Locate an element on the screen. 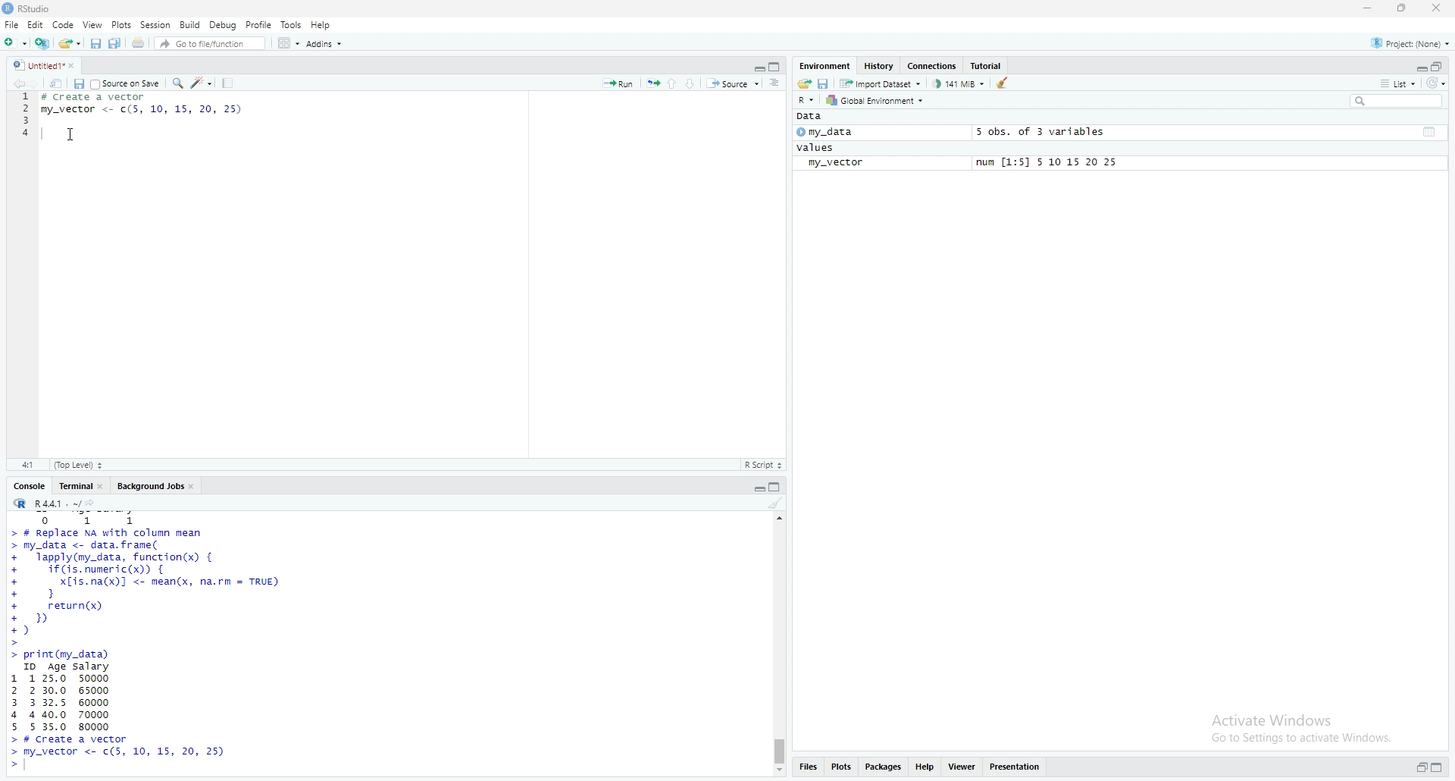 The height and width of the screenshot is (781, 1455). view is located at coordinates (93, 25).